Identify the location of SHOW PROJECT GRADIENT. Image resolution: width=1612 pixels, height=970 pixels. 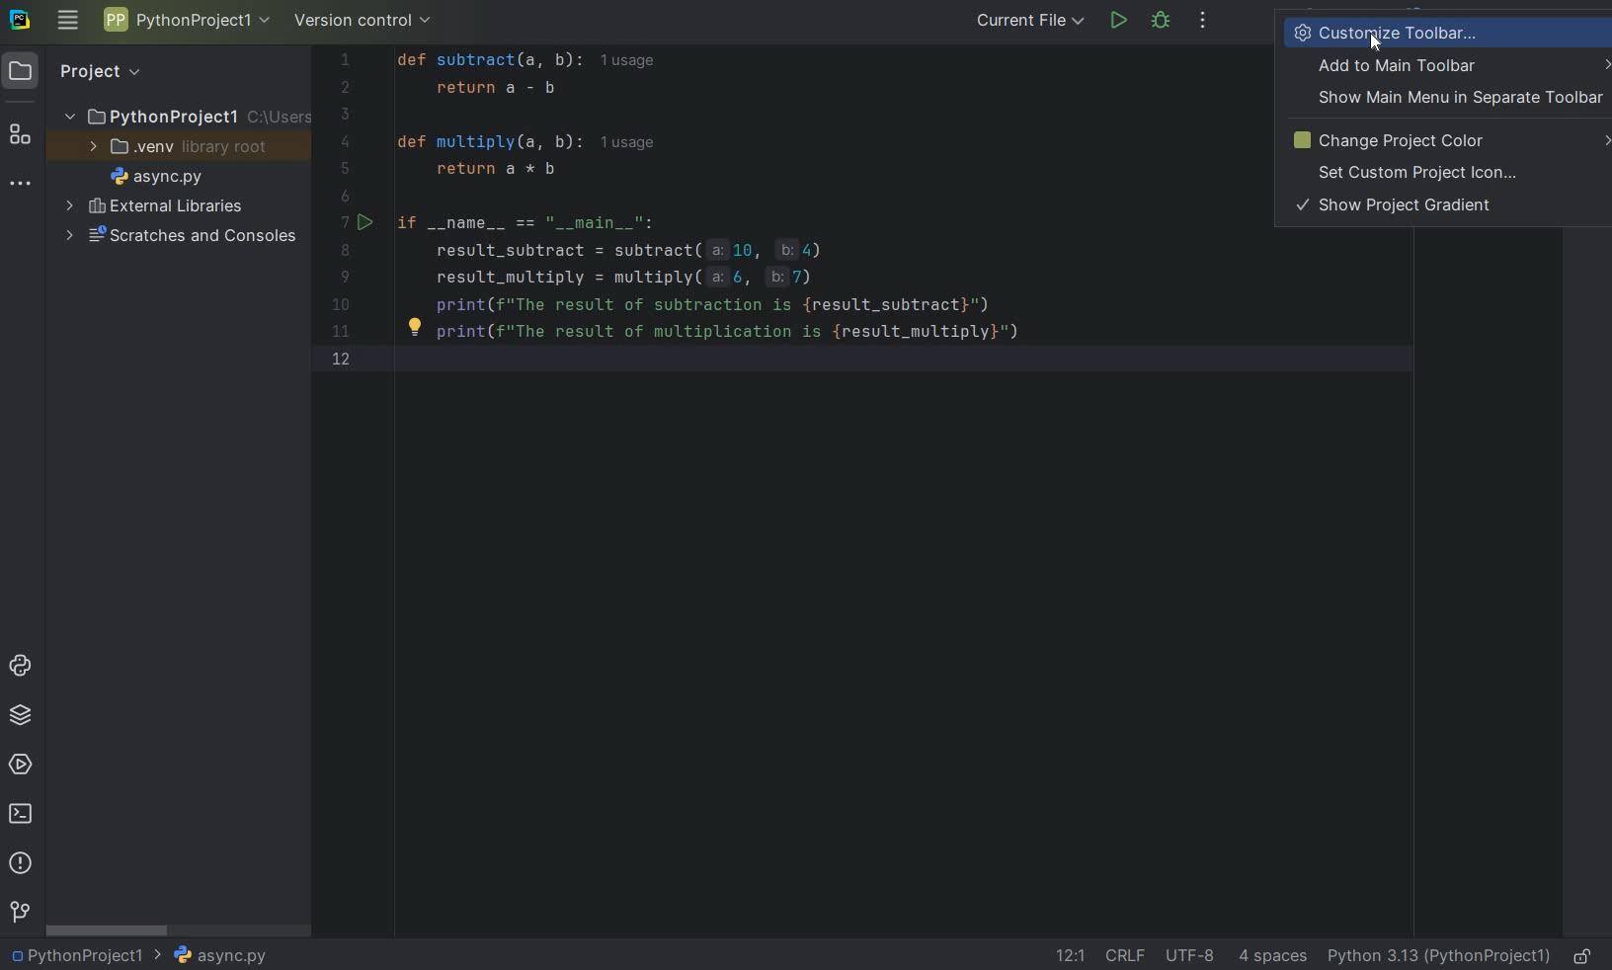
(1404, 206).